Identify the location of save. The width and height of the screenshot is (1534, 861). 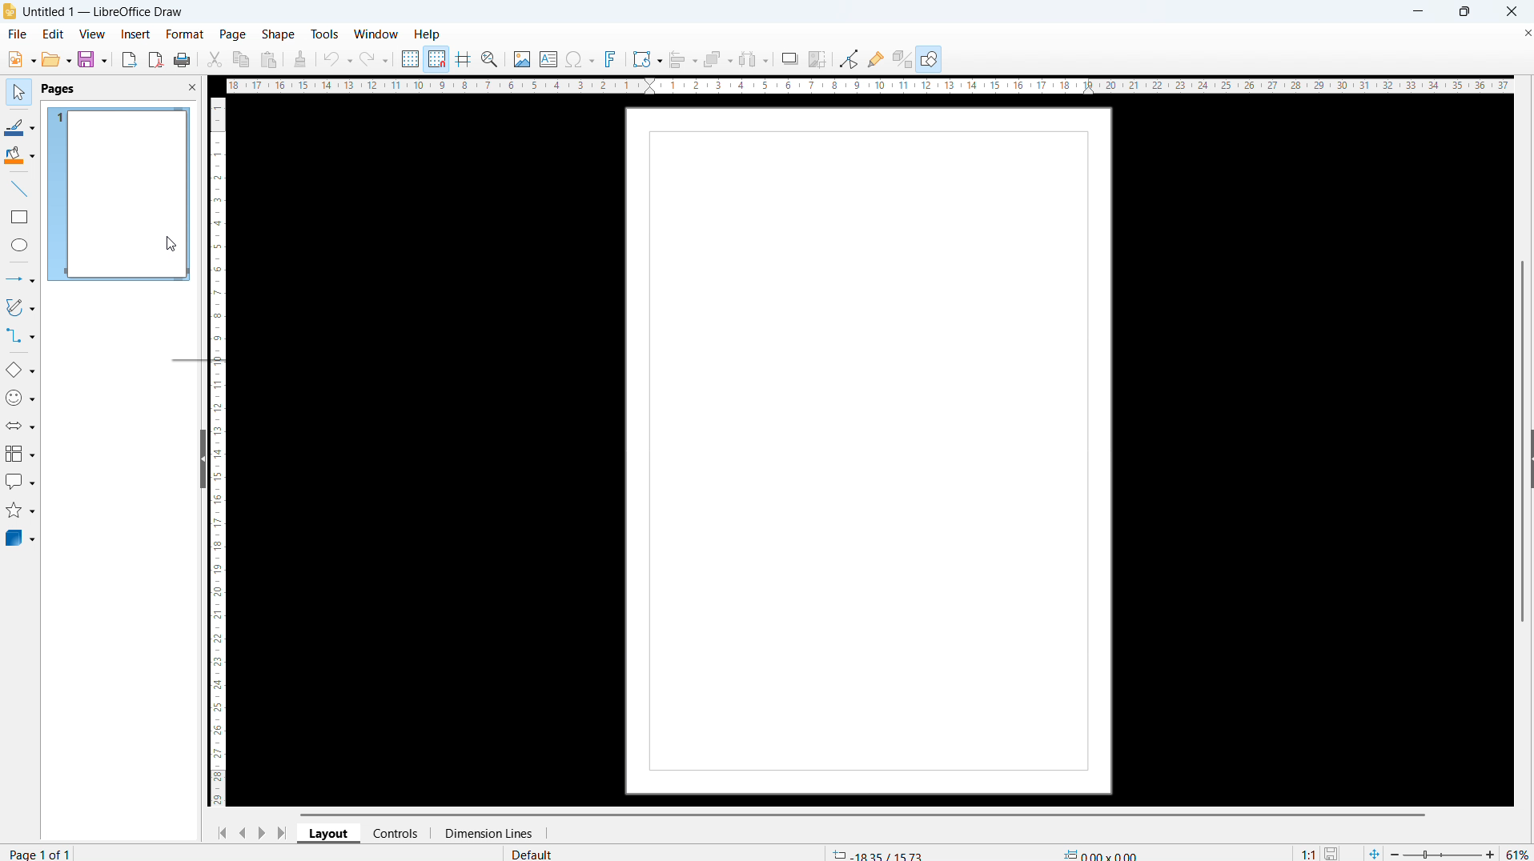
(1334, 851).